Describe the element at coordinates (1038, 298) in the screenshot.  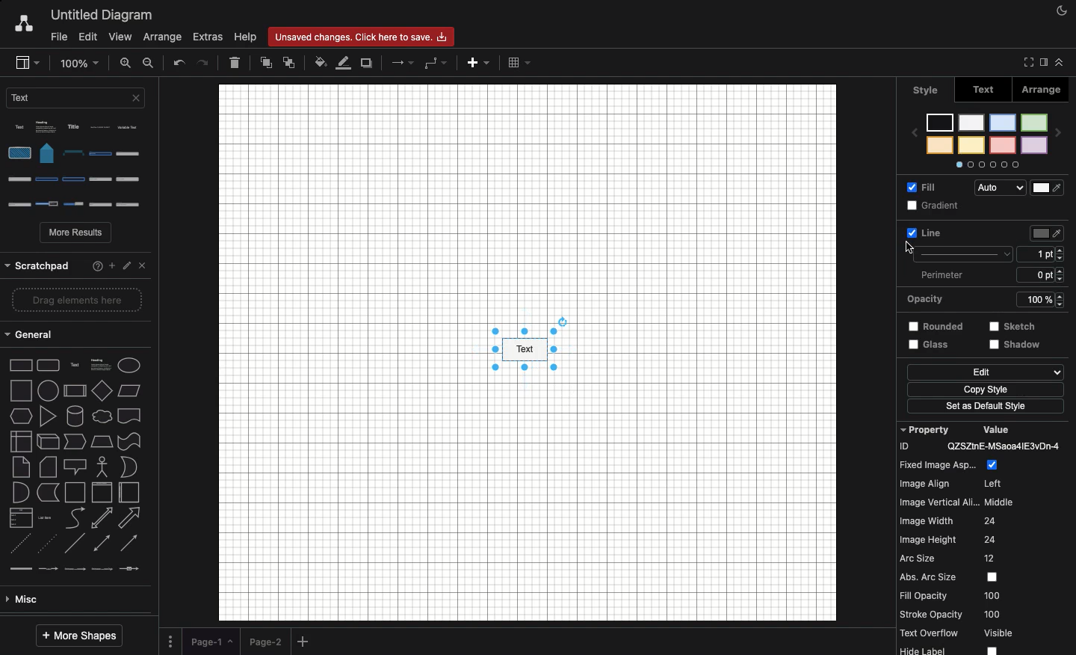
I see `strestch` at that location.